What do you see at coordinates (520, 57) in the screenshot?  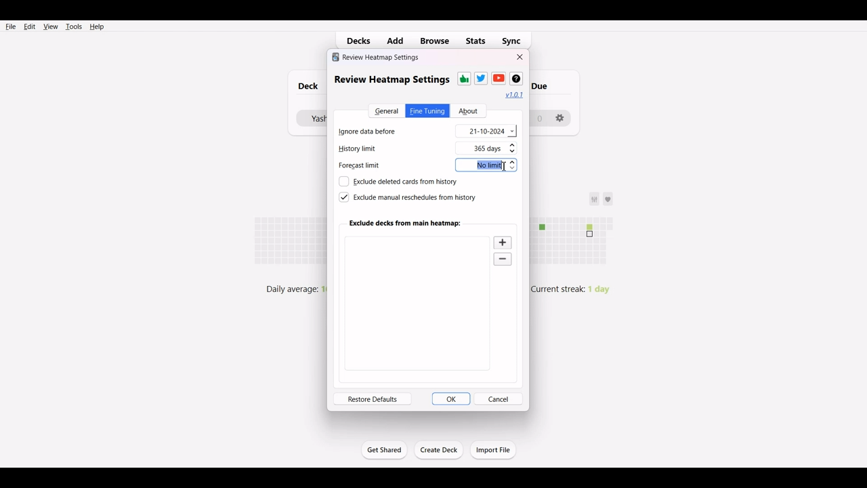 I see `Close` at bounding box center [520, 57].